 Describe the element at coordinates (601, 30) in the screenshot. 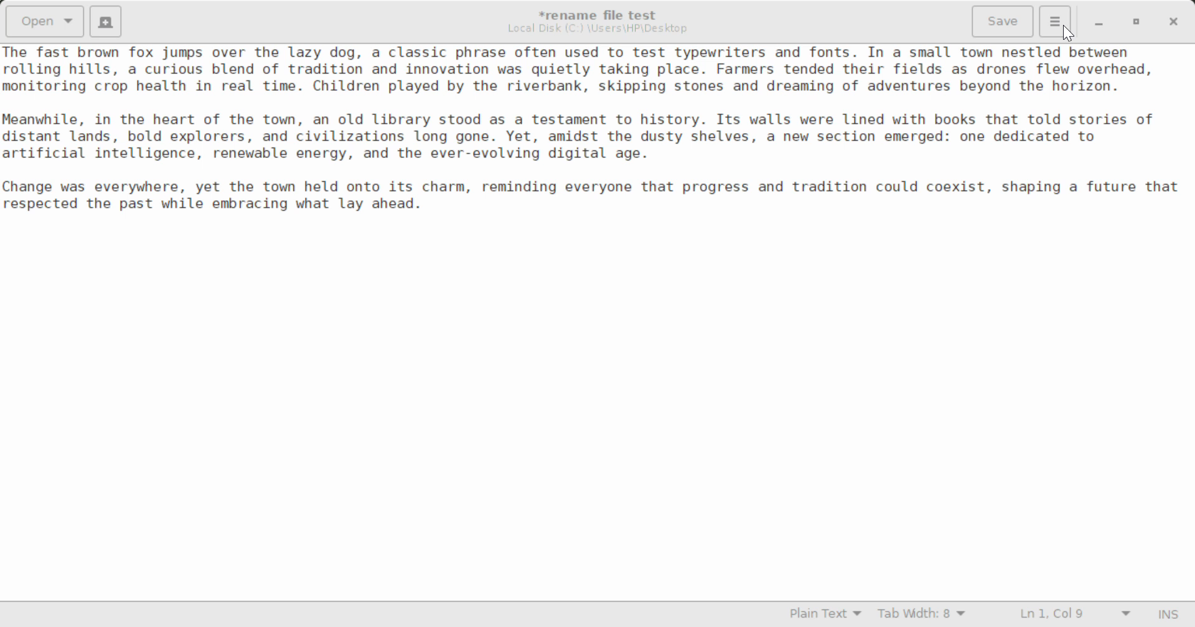

I see `File Location` at that location.